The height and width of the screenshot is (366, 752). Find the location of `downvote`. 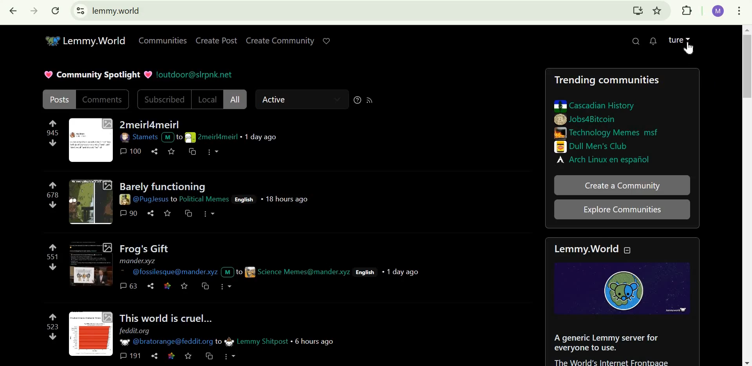

downvote is located at coordinates (52, 267).